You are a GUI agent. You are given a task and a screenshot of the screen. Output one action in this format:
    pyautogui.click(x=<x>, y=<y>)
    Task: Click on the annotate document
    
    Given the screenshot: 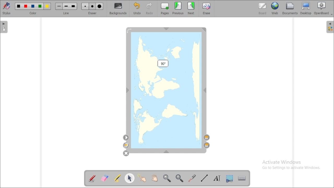 What is the action you would take?
    pyautogui.click(x=92, y=179)
    